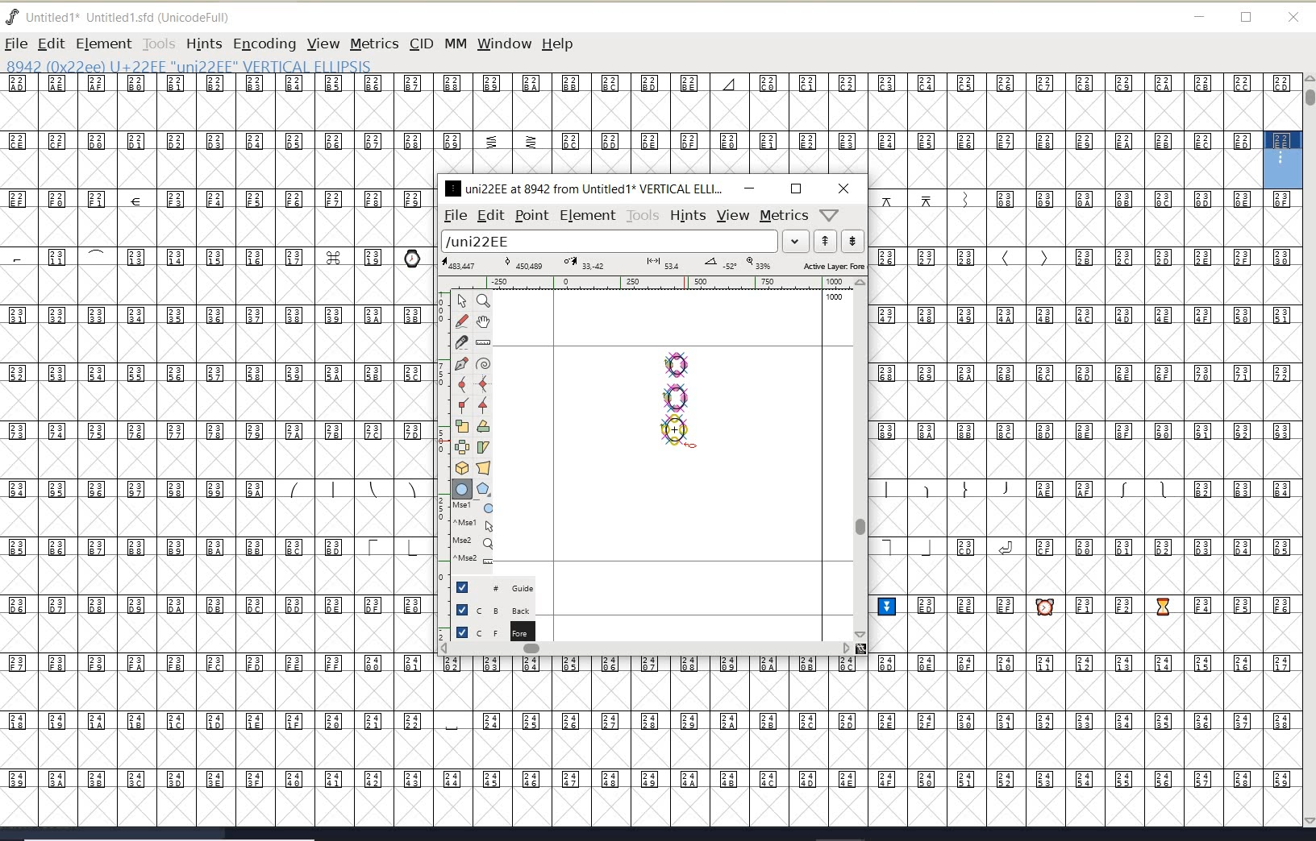 The height and width of the screenshot is (841, 1316). What do you see at coordinates (654, 266) in the screenshot?
I see `active layer` at bounding box center [654, 266].